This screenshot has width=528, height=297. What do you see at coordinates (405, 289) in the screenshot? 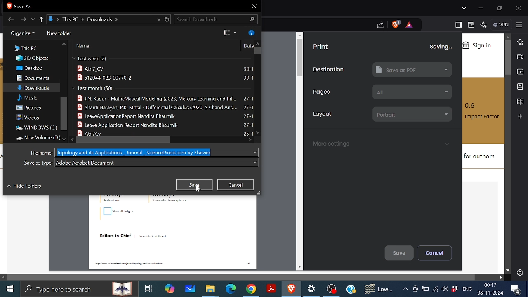
I see `Show hidden icons` at bounding box center [405, 289].